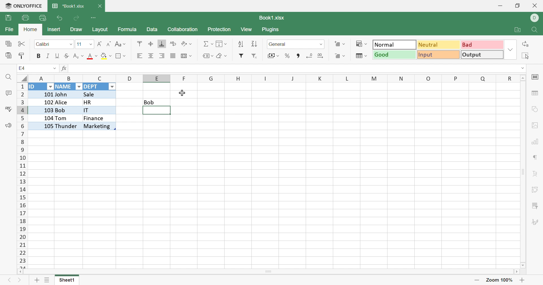  Describe the element at coordinates (157, 102) in the screenshot. I see `Bob` at that location.